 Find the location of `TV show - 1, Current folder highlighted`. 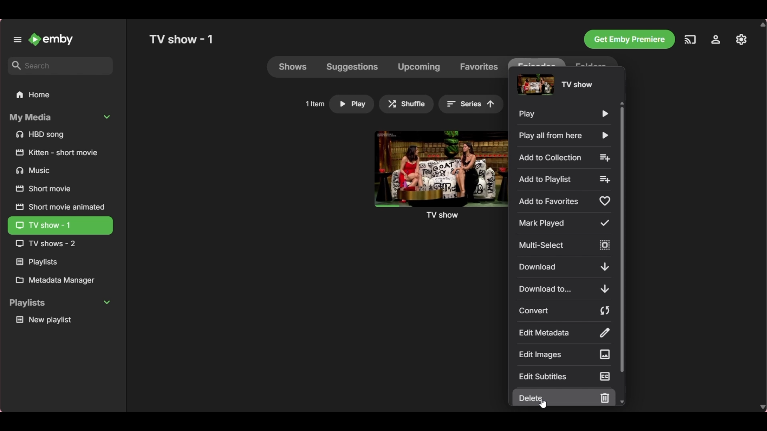

TV show - 1, Current folder highlighted is located at coordinates (60, 226).